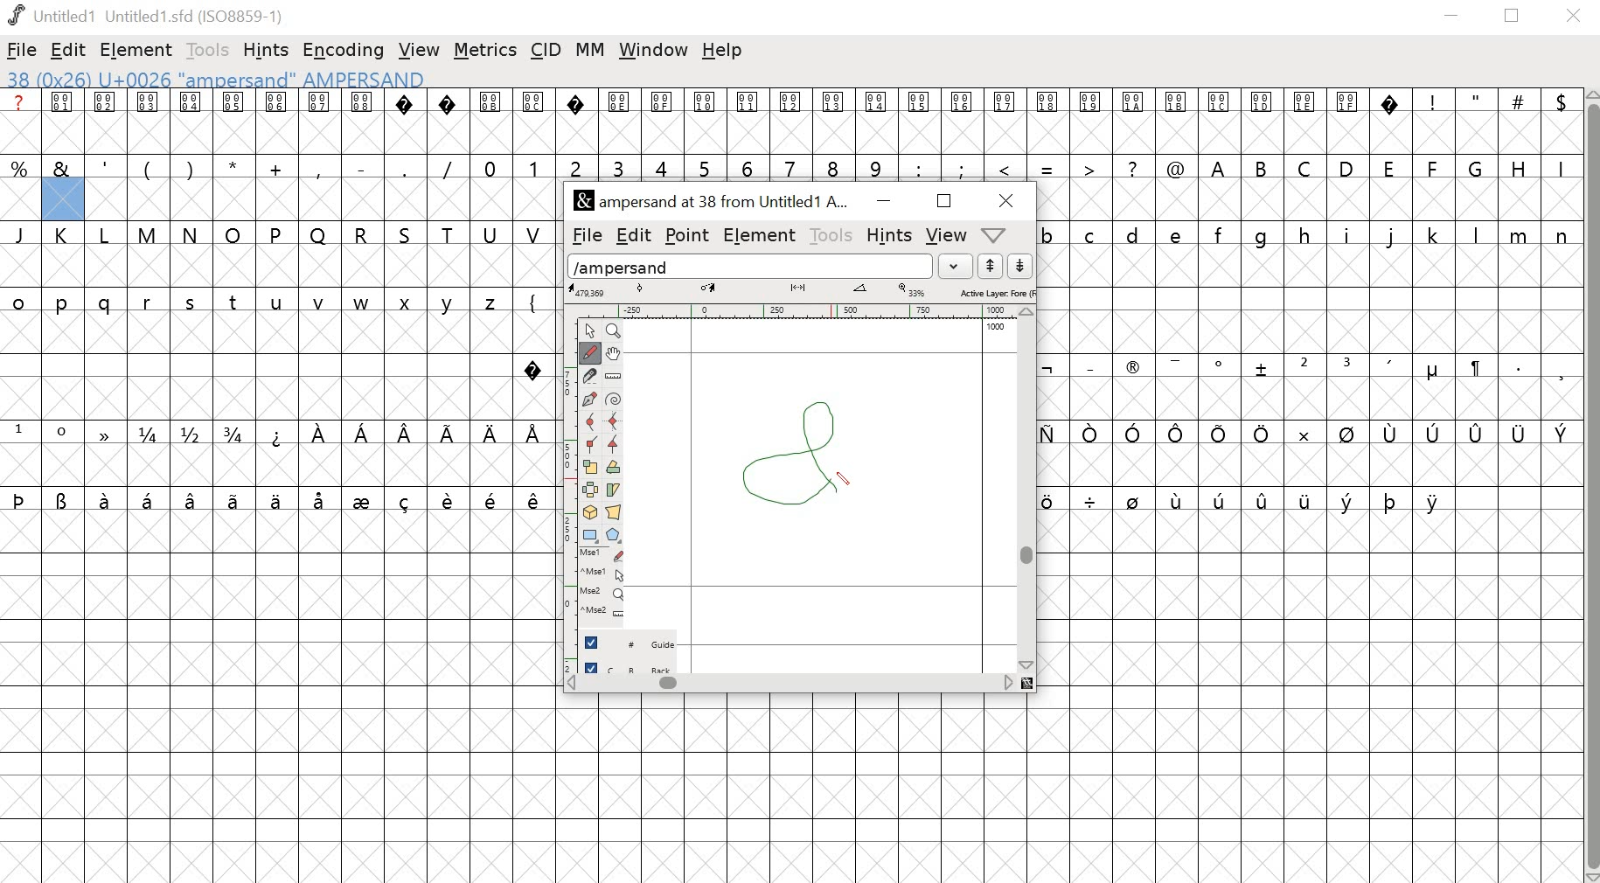 The width and height of the screenshot is (1600, 883). Describe the element at coordinates (108, 499) in the screenshot. I see `symbol` at that location.